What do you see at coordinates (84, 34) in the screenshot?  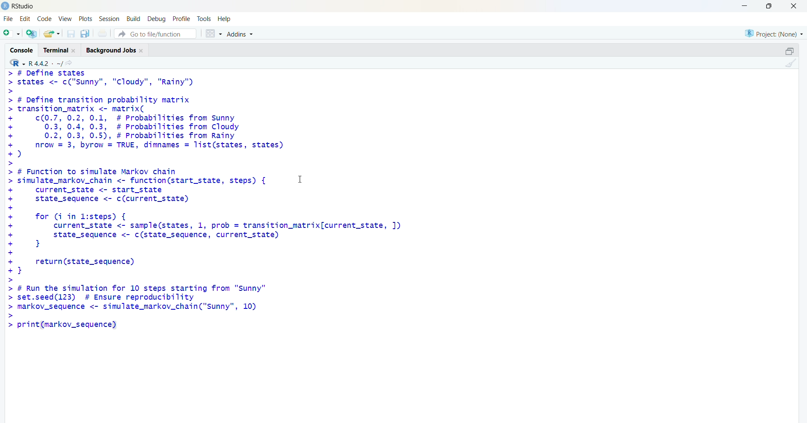 I see `save all open document` at bounding box center [84, 34].